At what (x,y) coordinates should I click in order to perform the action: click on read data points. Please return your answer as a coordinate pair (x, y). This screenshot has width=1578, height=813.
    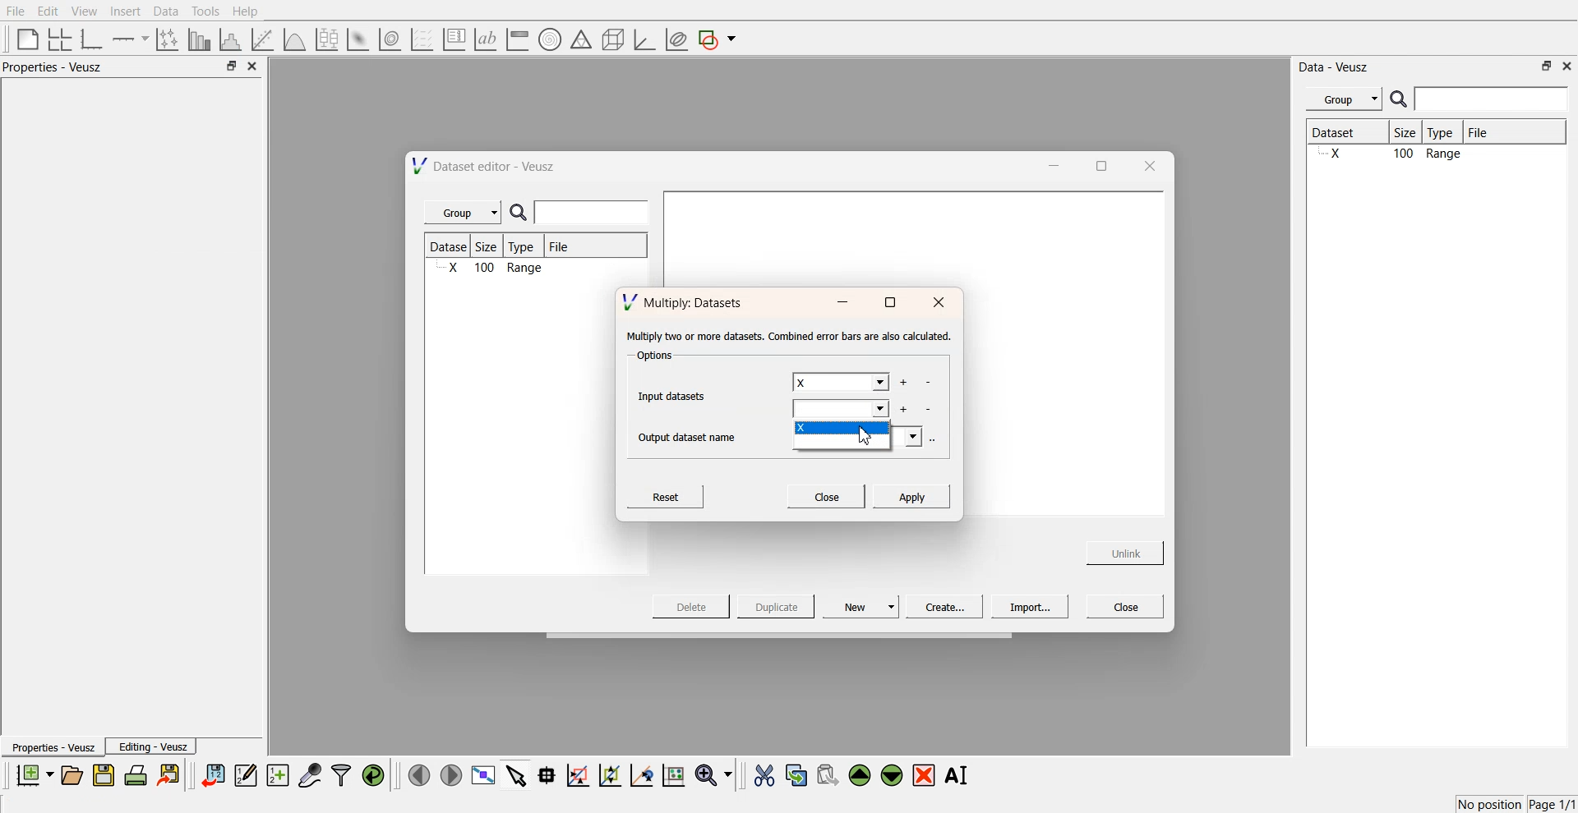
    Looking at the image, I should click on (547, 775).